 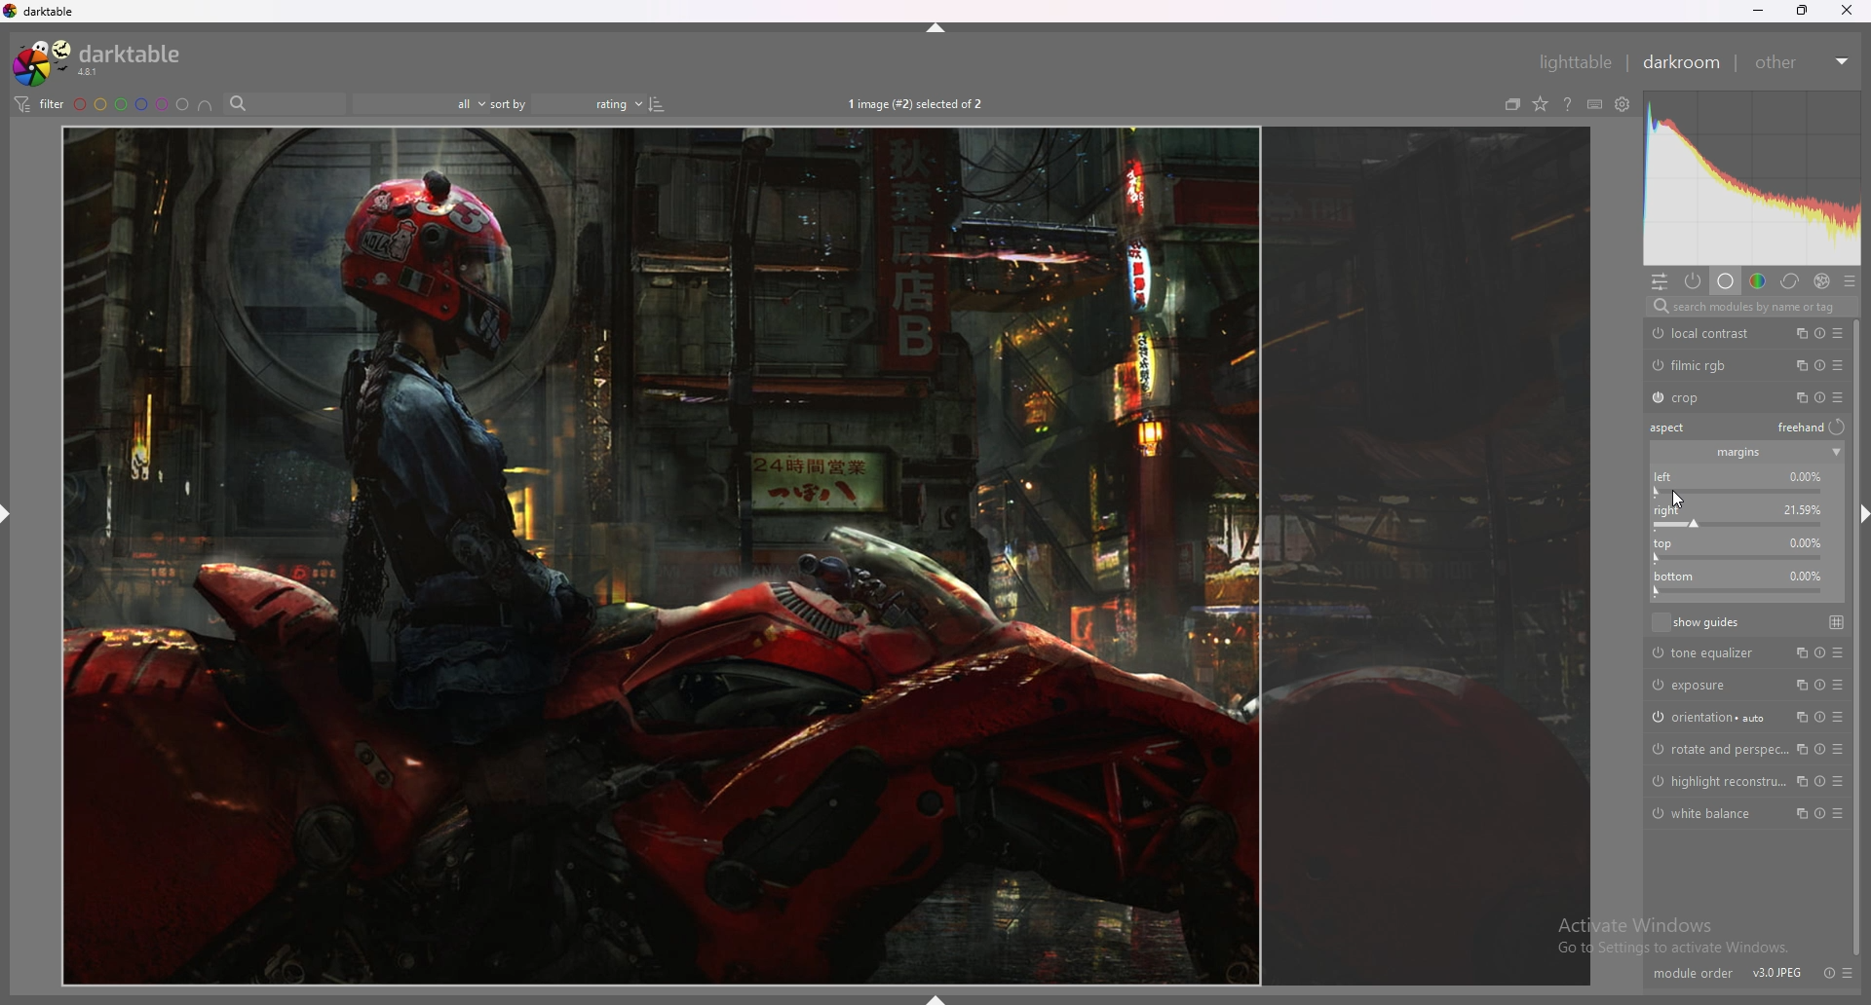 I want to click on reset, so click(x=1818, y=814).